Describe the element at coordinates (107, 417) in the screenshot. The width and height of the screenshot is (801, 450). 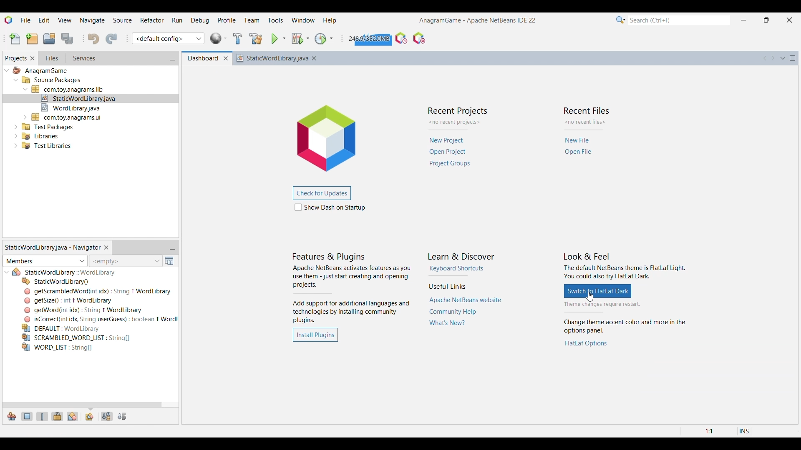
I see `Sort by name` at that location.